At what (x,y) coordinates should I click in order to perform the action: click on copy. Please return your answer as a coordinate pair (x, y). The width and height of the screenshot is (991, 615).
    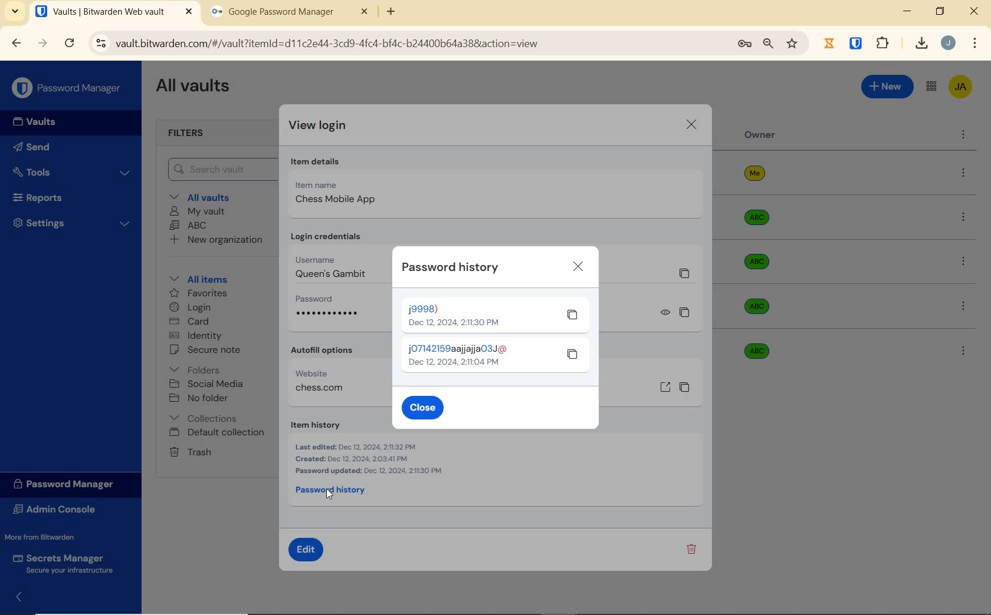
    Looking at the image, I should click on (573, 317).